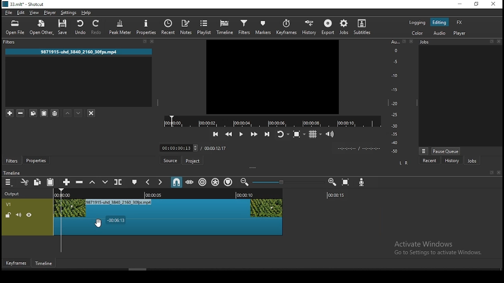  I want to click on Playback time, so click(360, 149).